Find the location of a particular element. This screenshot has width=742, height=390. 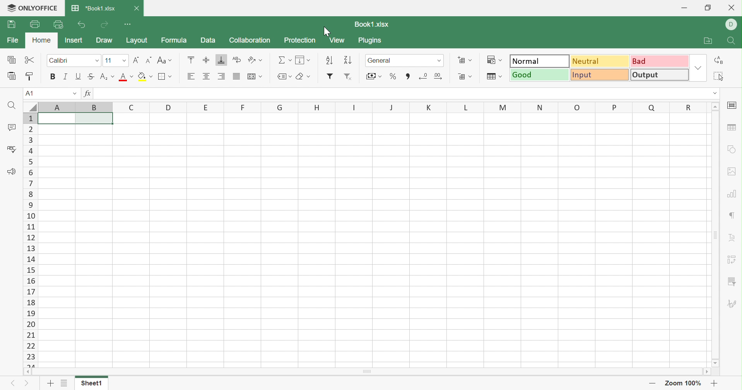

Print is located at coordinates (33, 24).